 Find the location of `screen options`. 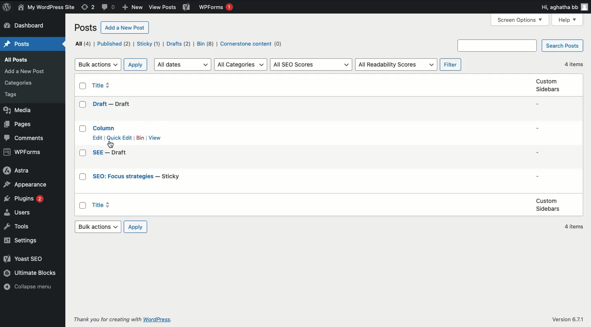

screen options is located at coordinates (520, 20).